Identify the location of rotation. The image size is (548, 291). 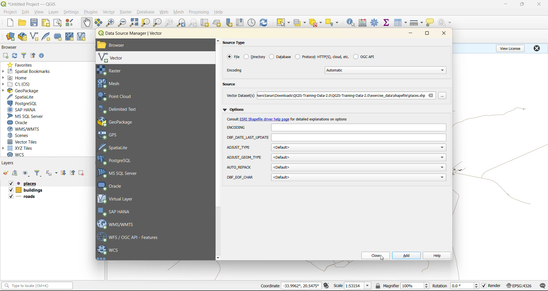
(440, 286).